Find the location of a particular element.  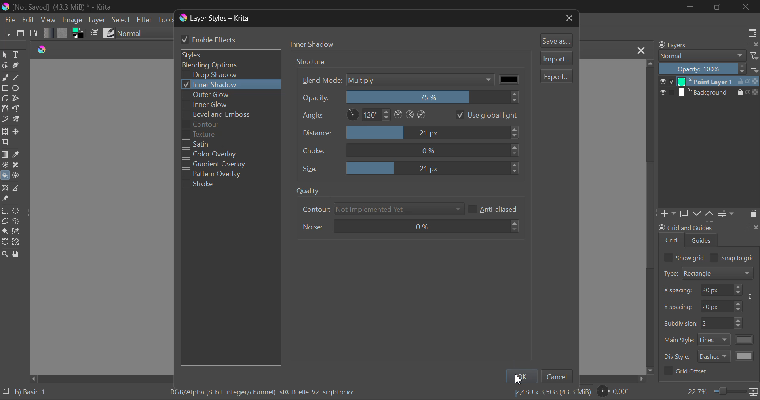

Copy Layers is located at coordinates (685, 214).